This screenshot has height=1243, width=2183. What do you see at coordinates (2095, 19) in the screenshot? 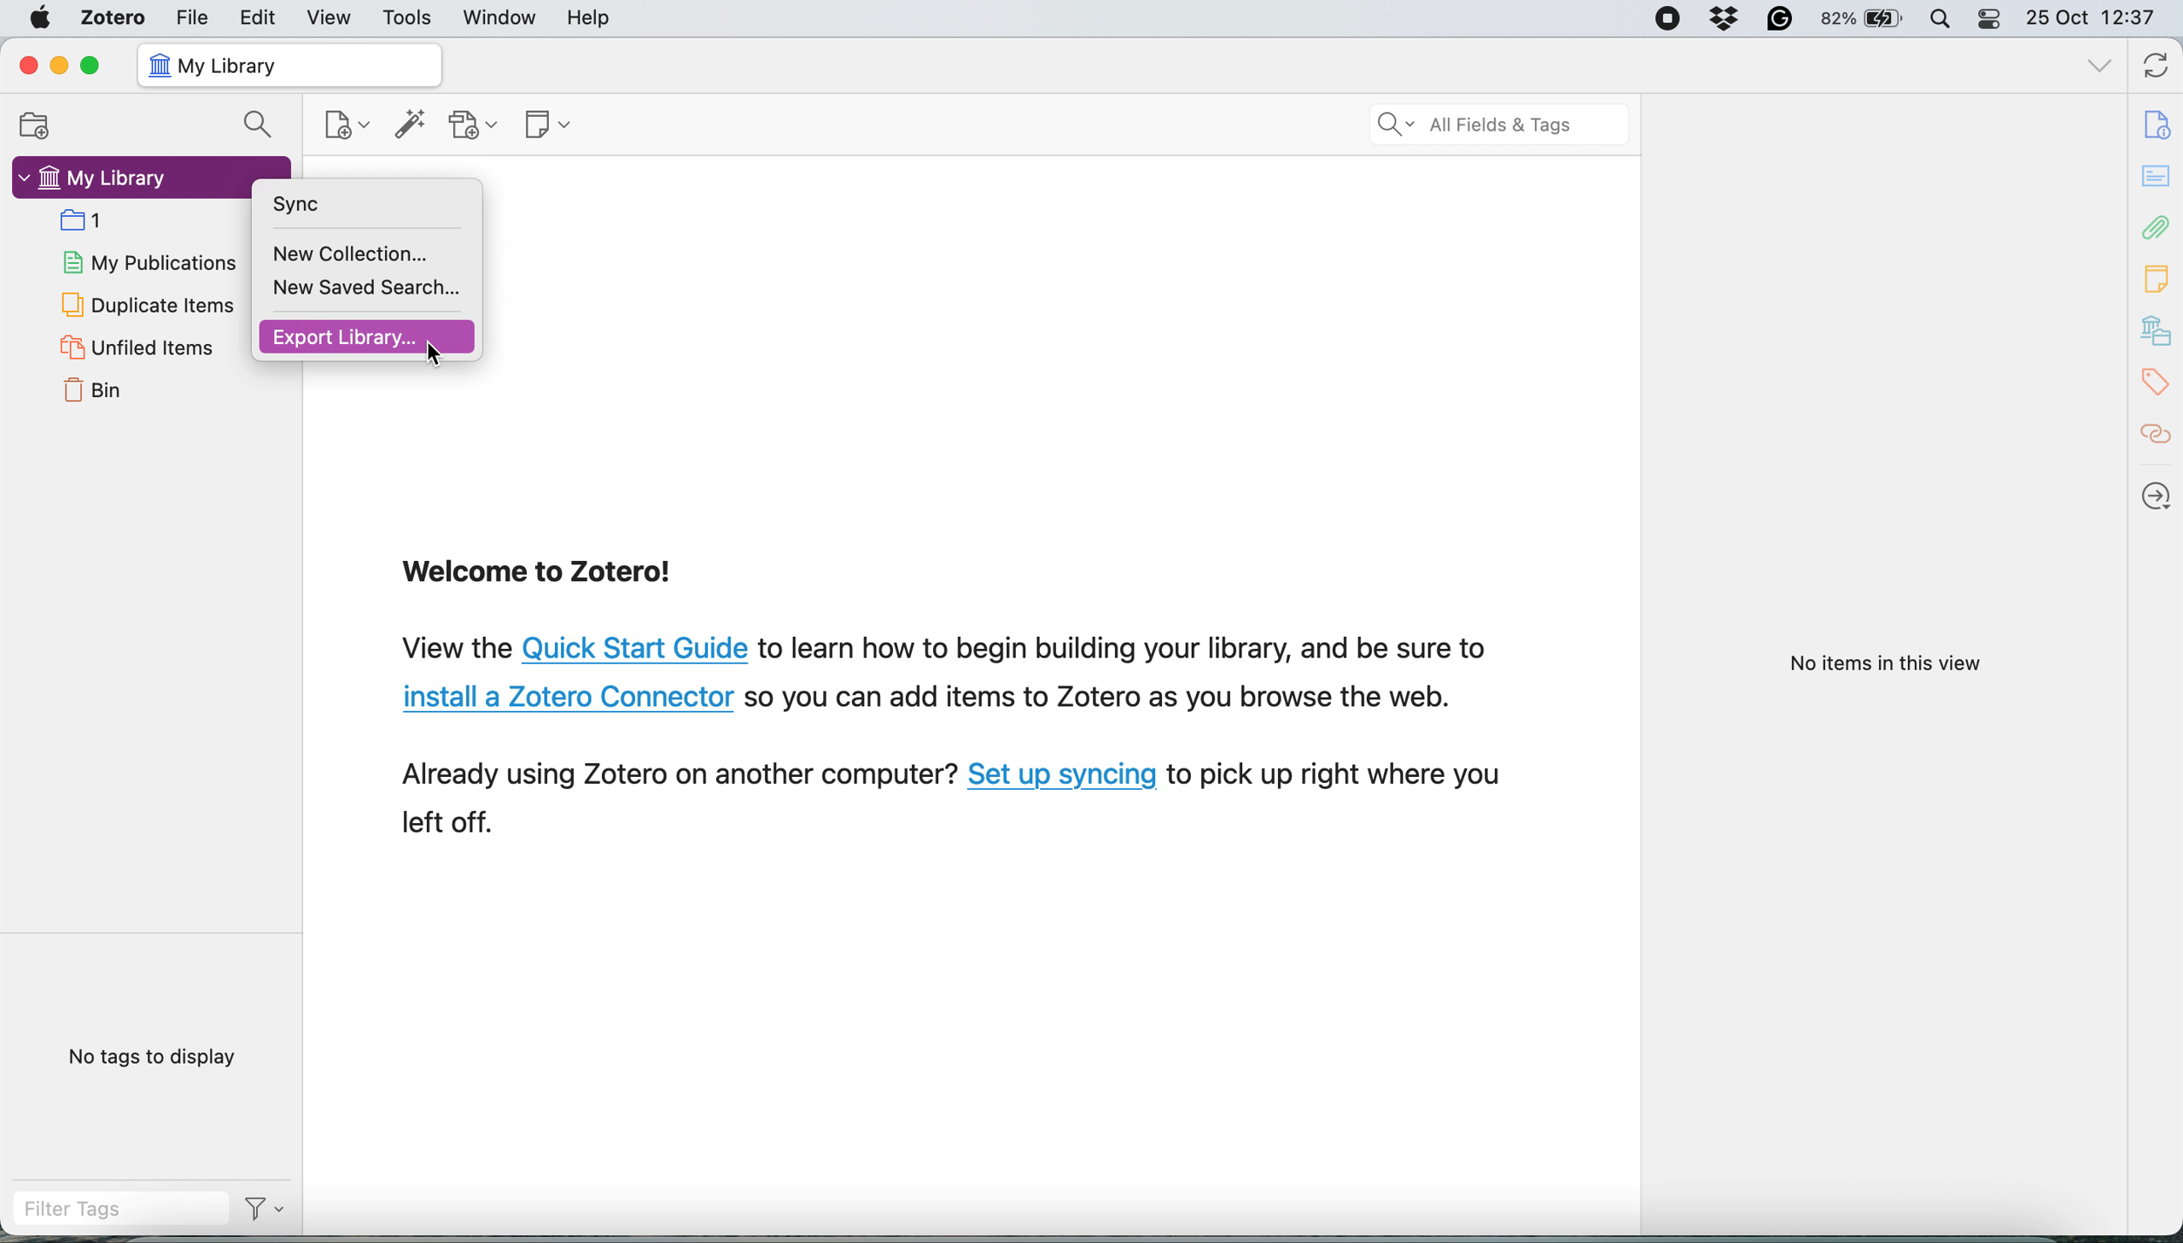
I see `25 Oct 12:37` at bounding box center [2095, 19].